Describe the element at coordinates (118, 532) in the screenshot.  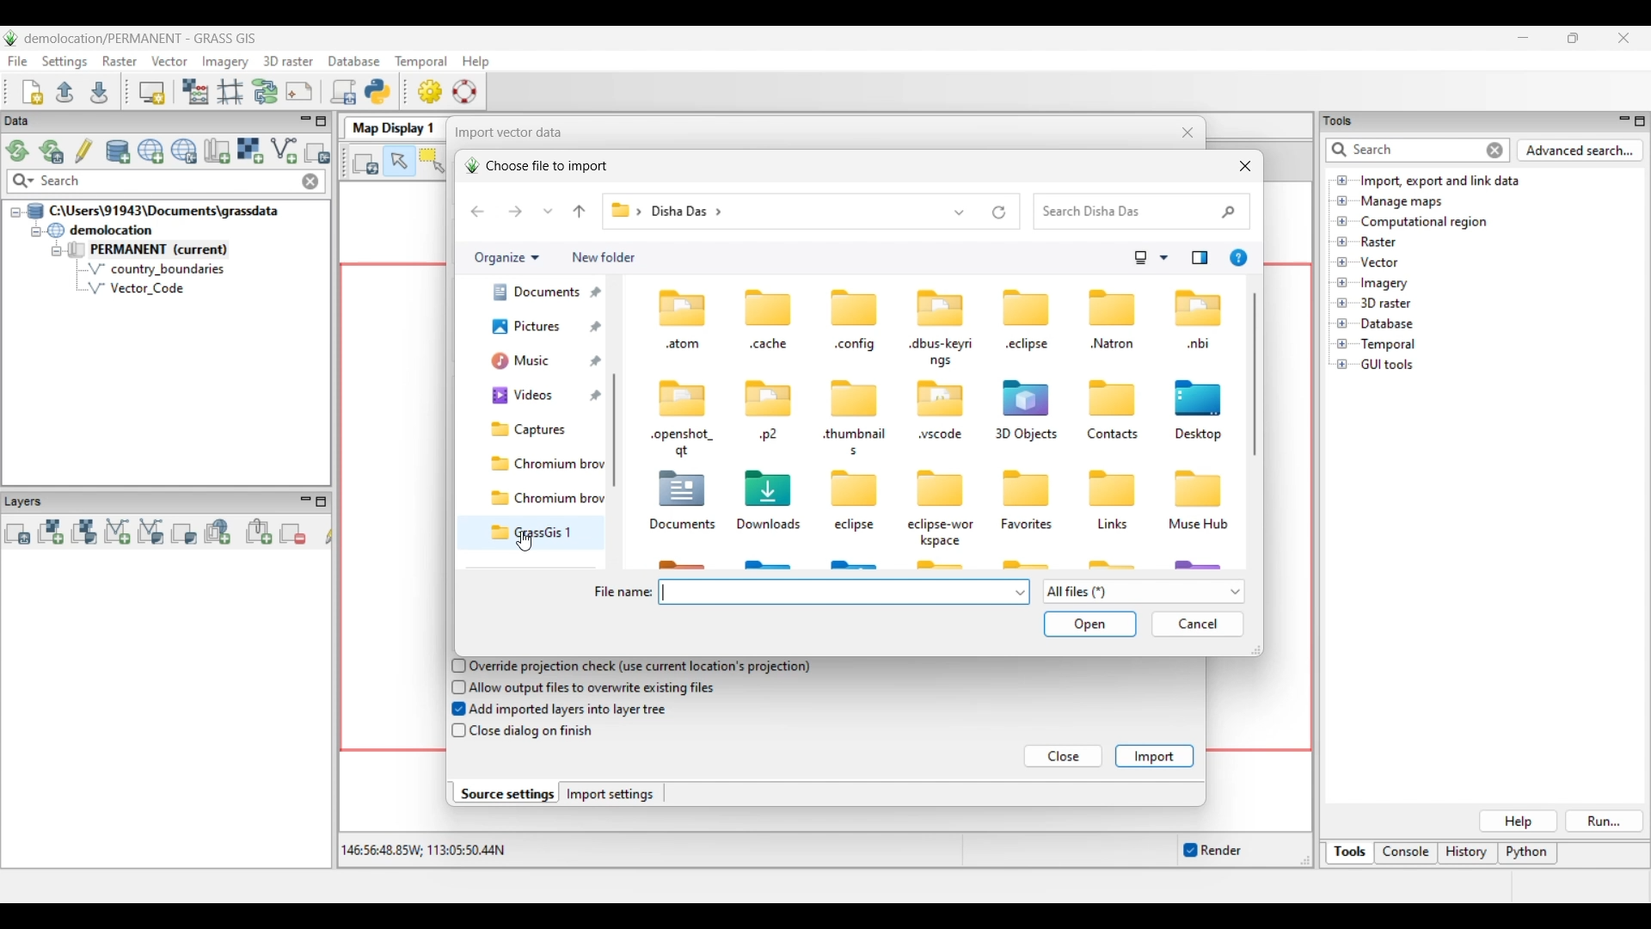
I see `Add vector map layer` at that location.